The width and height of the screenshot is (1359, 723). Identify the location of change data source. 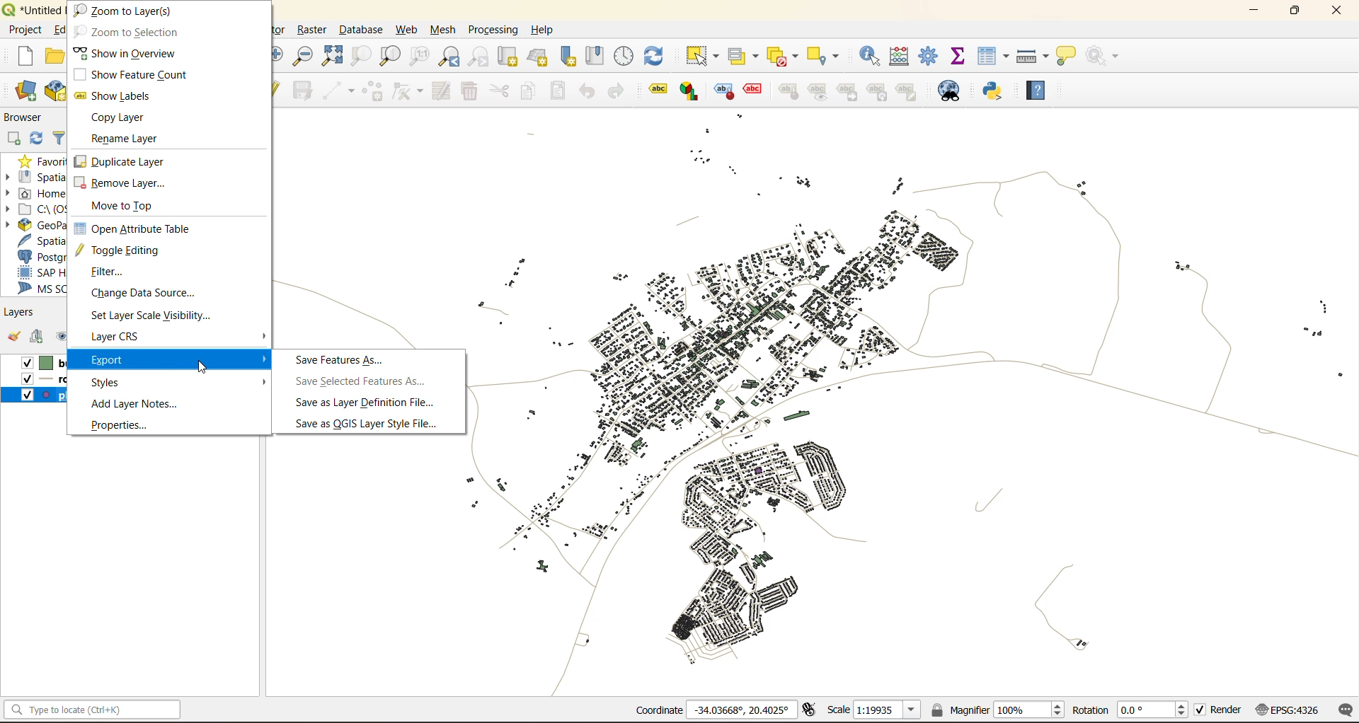
(152, 295).